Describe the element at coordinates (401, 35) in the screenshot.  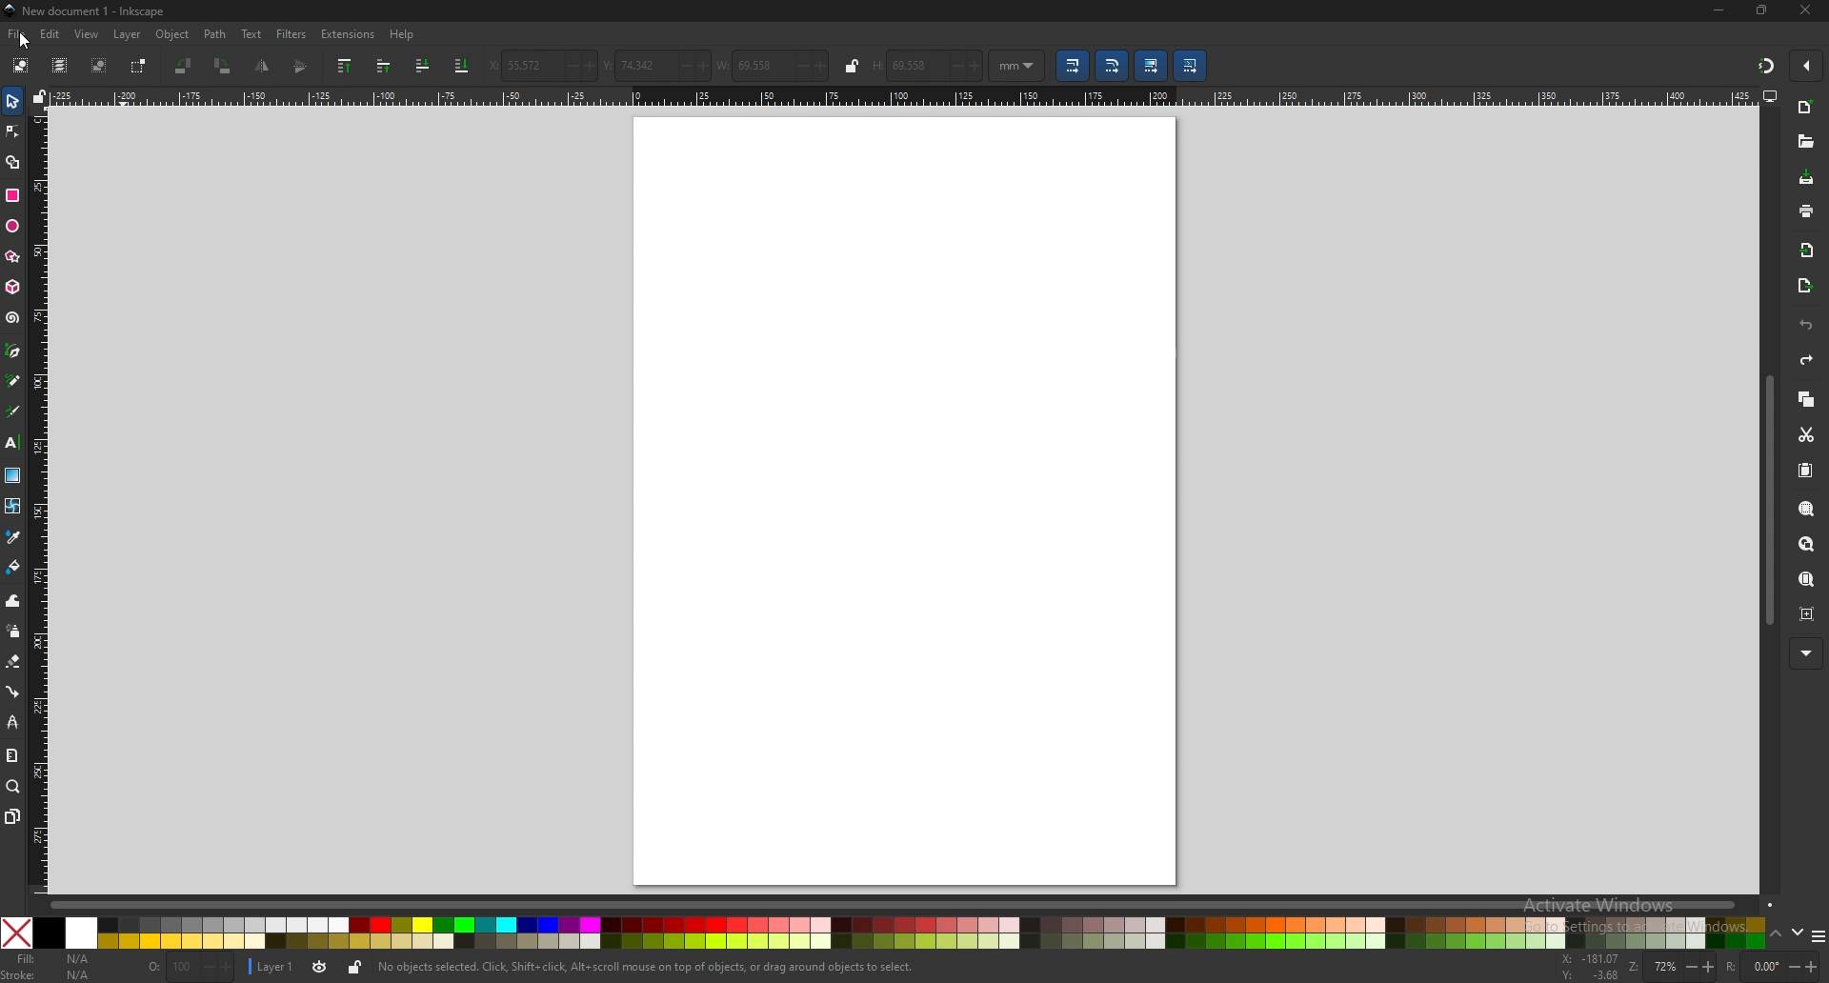
I see `help` at that location.